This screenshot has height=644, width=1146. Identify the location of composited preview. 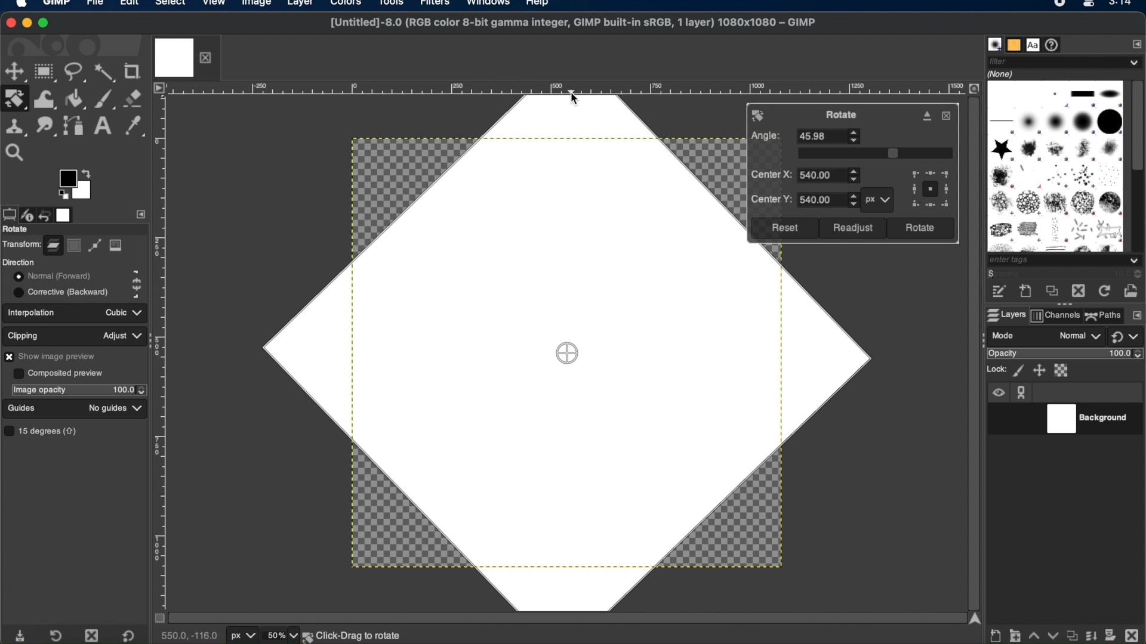
(58, 373).